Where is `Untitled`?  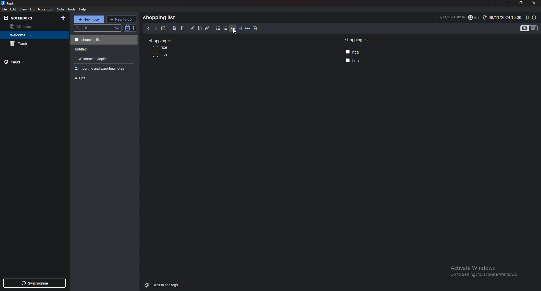 Untitled is located at coordinates (103, 49).